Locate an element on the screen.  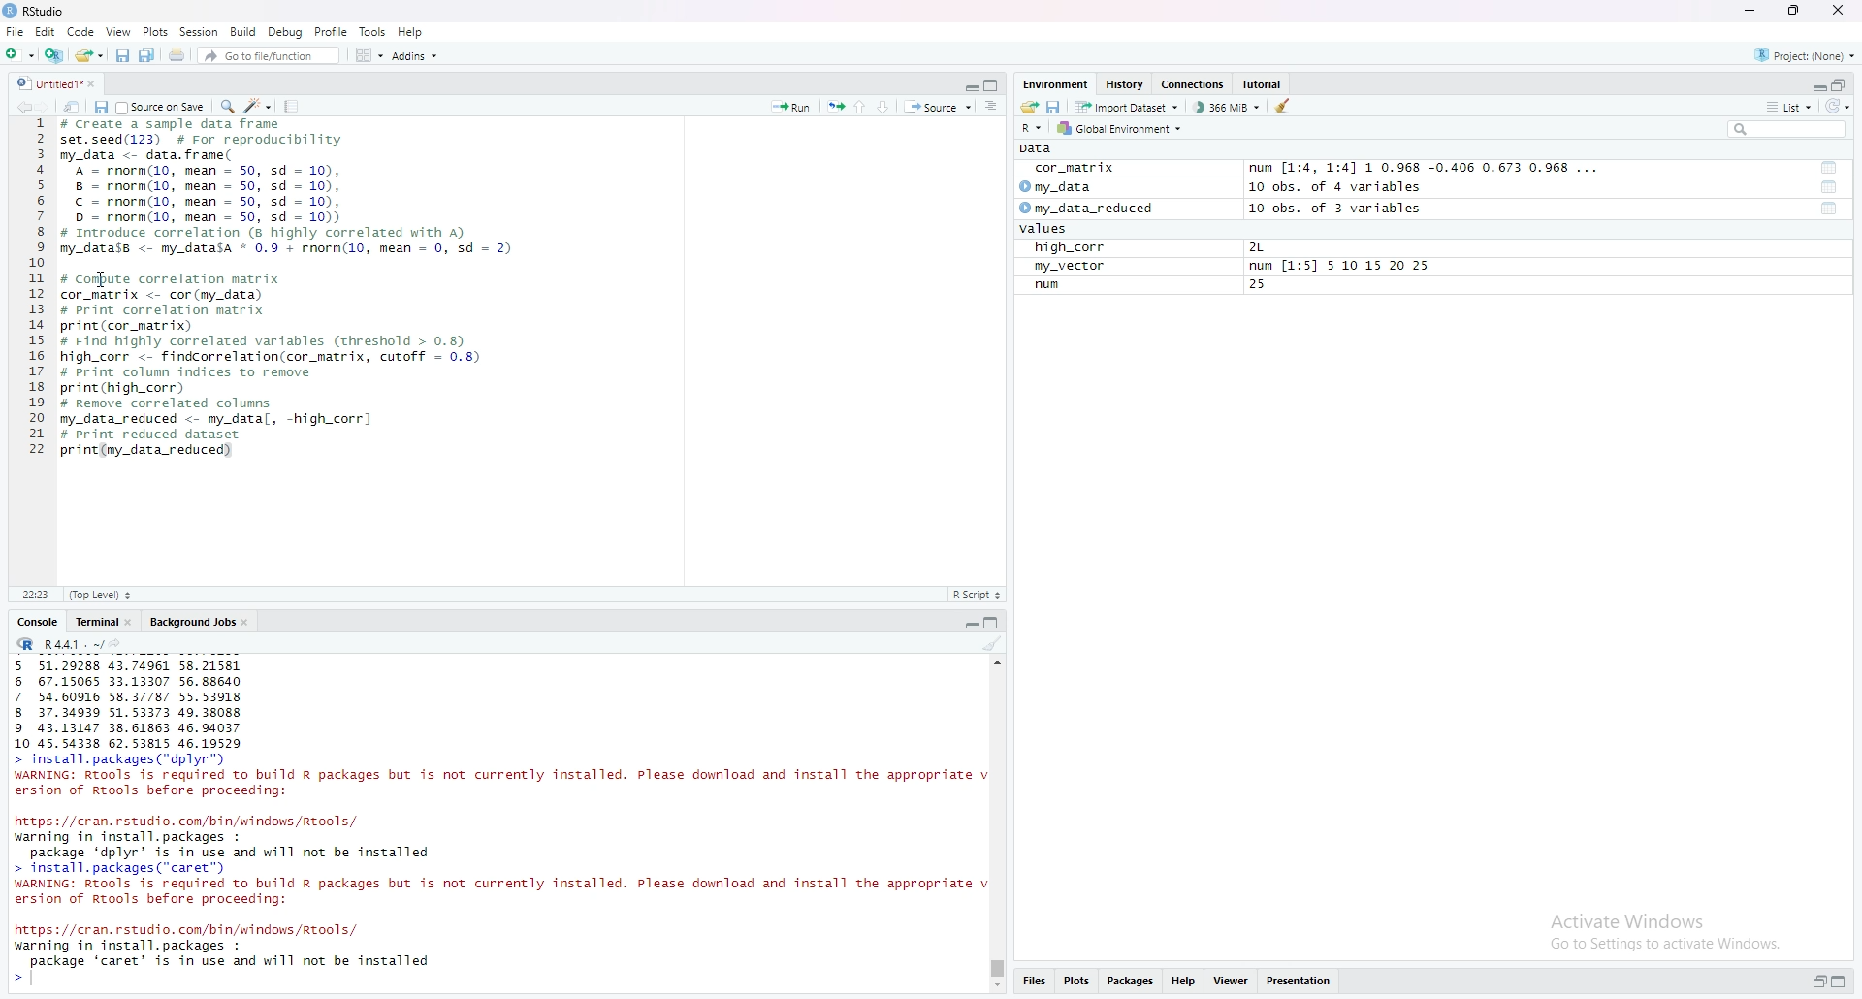
share is located at coordinates (116, 644).